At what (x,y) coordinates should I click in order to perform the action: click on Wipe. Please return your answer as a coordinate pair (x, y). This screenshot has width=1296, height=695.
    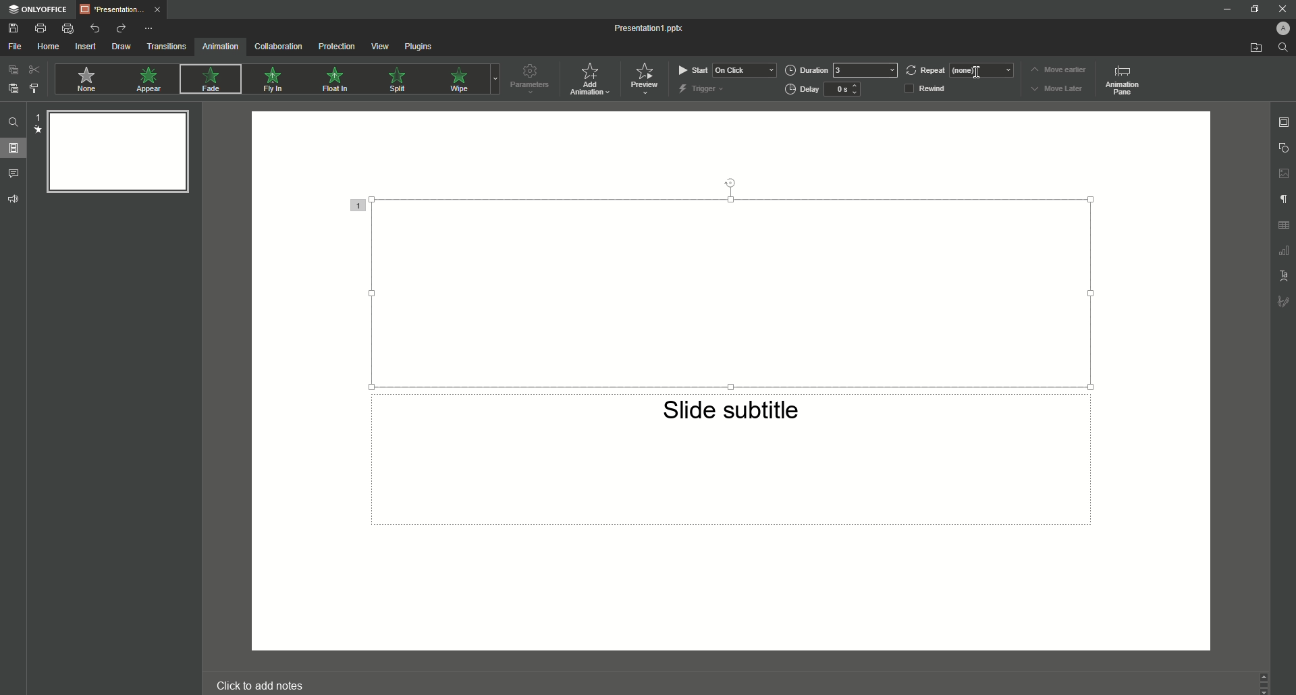
    Looking at the image, I should click on (459, 80).